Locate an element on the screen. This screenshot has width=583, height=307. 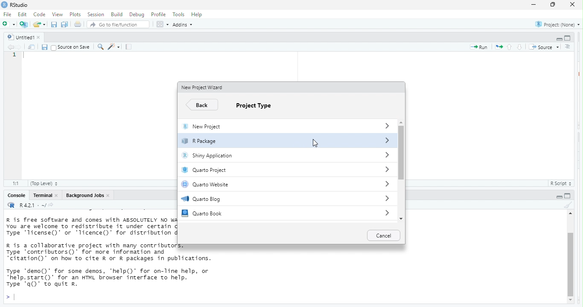
dropdown is located at coordinates (384, 125).